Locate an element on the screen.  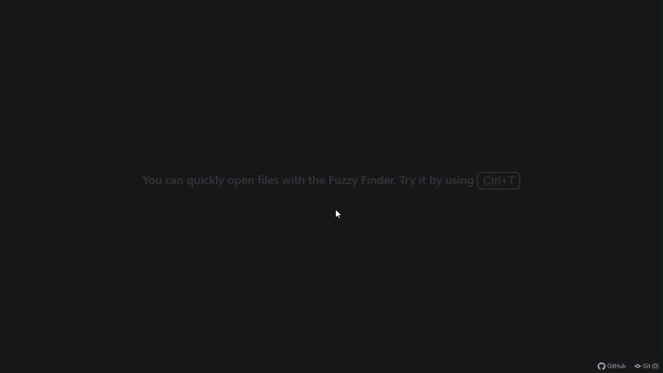
cursor is located at coordinates (338, 214).